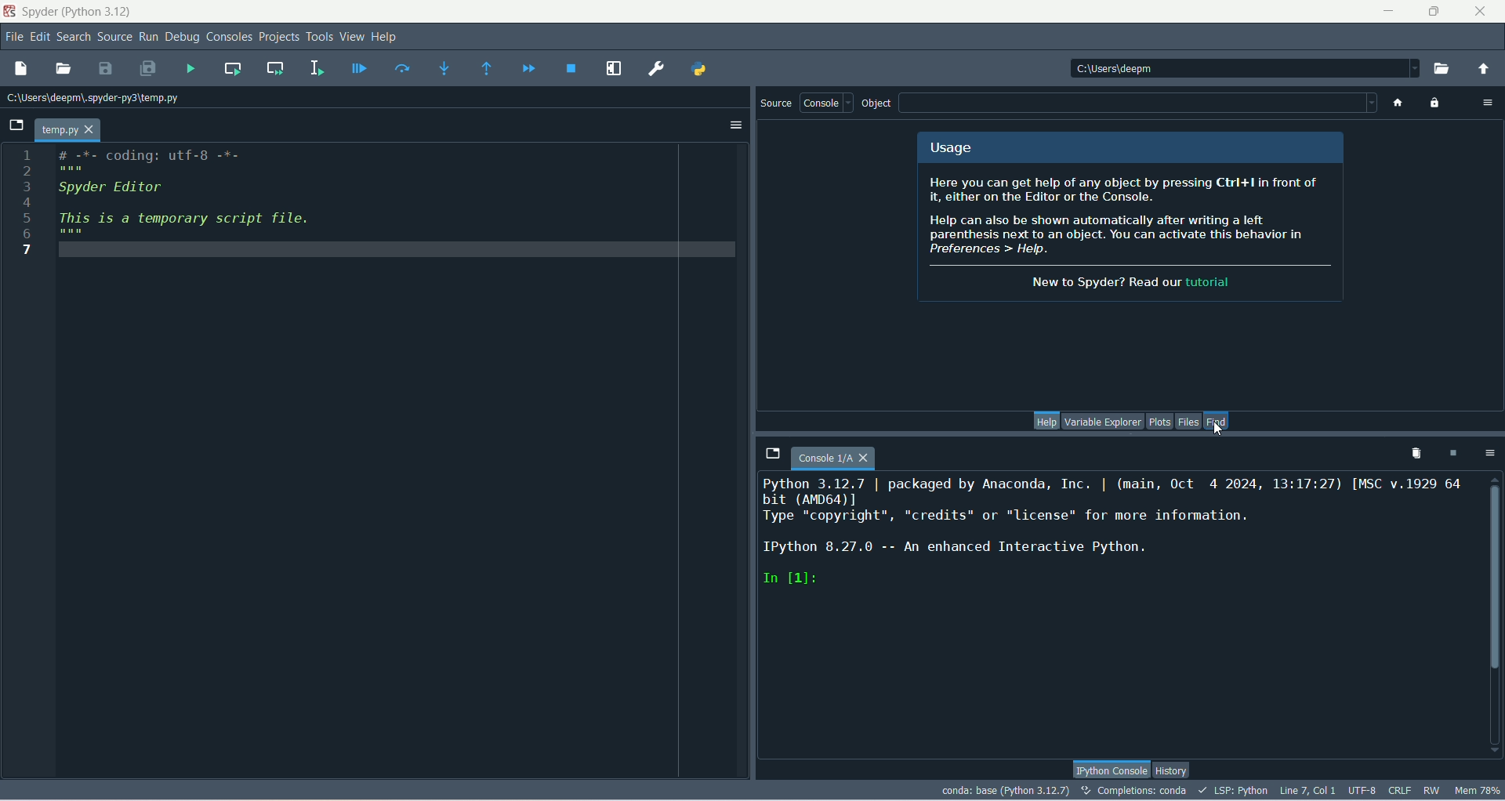 The width and height of the screenshot is (1505, 801). Describe the element at coordinates (13, 36) in the screenshot. I see `file` at that location.